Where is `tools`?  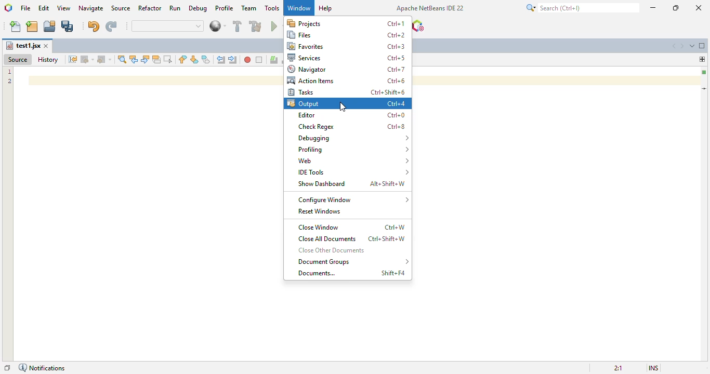 tools is located at coordinates (272, 8).